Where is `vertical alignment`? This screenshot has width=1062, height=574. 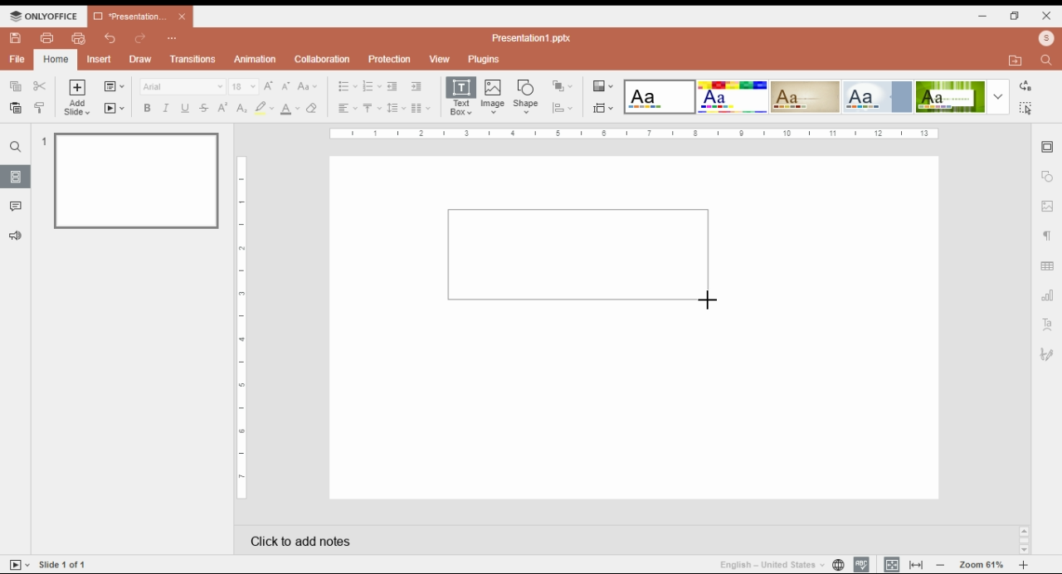
vertical alignment is located at coordinates (372, 109).